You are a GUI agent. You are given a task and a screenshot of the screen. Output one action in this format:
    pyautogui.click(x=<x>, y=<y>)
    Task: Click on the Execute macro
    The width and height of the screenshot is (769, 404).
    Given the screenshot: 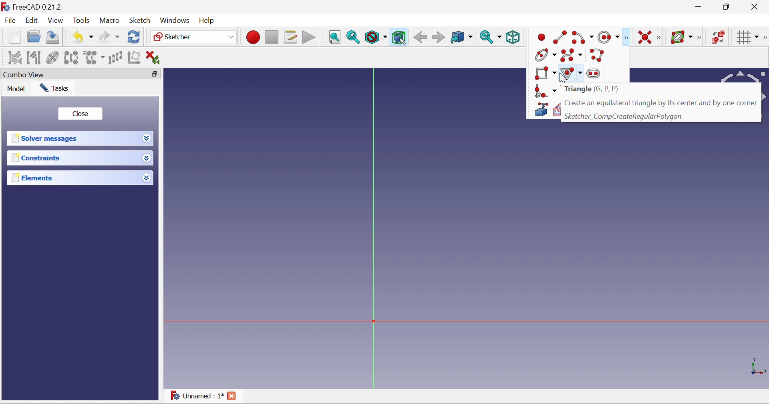 What is the action you would take?
    pyautogui.click(x=308, y=36)
    